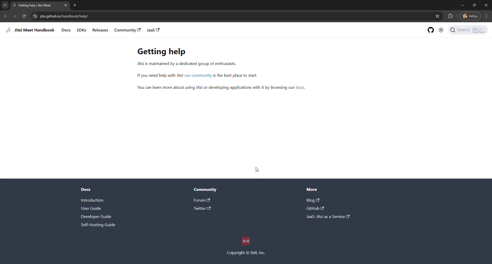 This screenshot has width=492, height=264. Describe the element at coordinates (207, 190) in the screenshot. I see `community` at that location.